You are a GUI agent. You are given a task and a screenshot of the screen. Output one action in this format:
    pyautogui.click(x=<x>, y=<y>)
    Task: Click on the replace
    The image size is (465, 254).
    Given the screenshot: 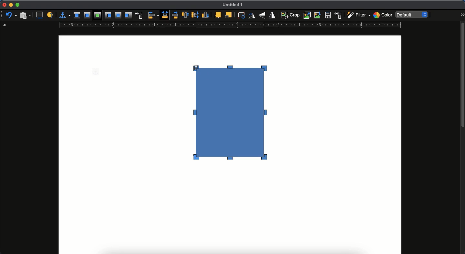 What is the action you would take?
    pyautogui.click(x=307, y=15)
    